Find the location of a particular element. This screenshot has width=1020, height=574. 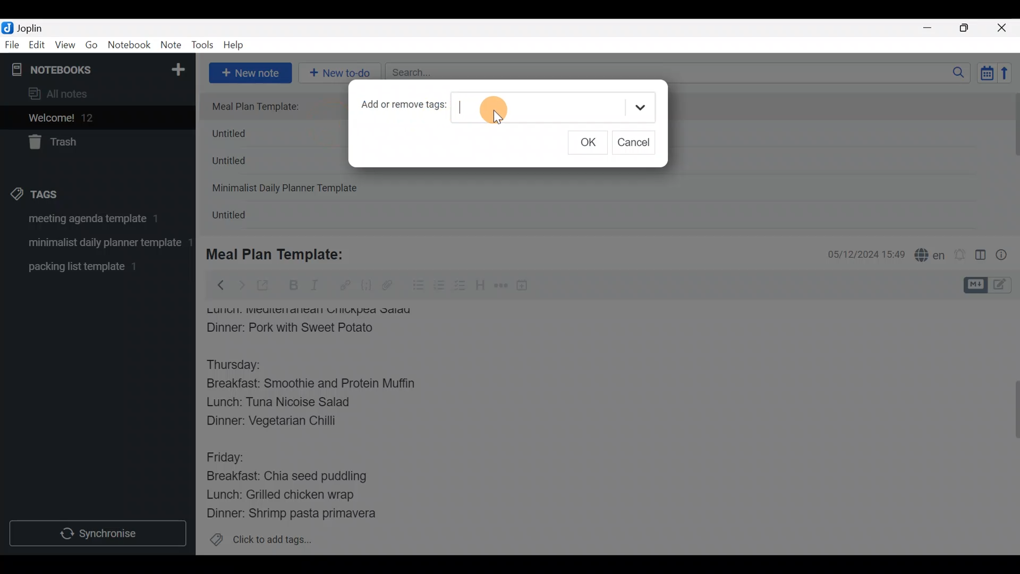

Dinner: Vegetarian Chilli is located at coordinates (281, 423).